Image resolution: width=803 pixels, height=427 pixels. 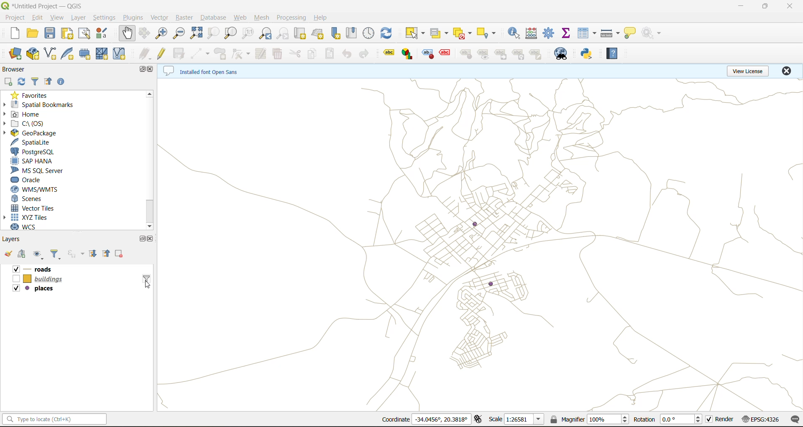 I want to click on vector tiles, so click(x=36, y=208).